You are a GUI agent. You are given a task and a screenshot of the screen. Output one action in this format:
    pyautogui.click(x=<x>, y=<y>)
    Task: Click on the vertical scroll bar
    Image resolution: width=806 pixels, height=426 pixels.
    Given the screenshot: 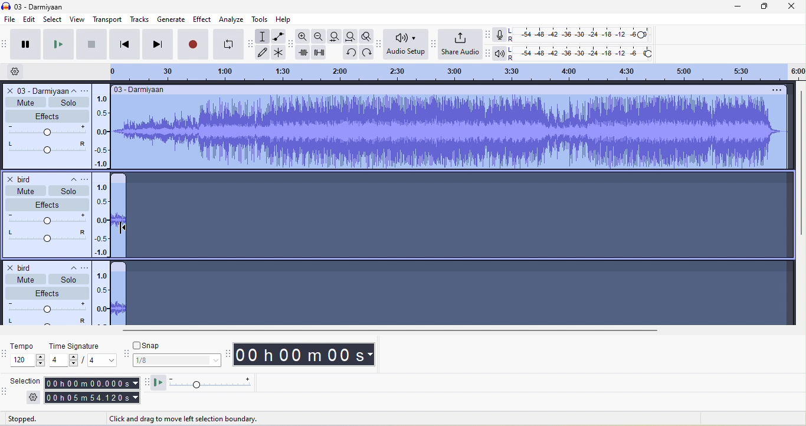 What is the action you would take?
    pyautogui.click(x=800, y=165)
    